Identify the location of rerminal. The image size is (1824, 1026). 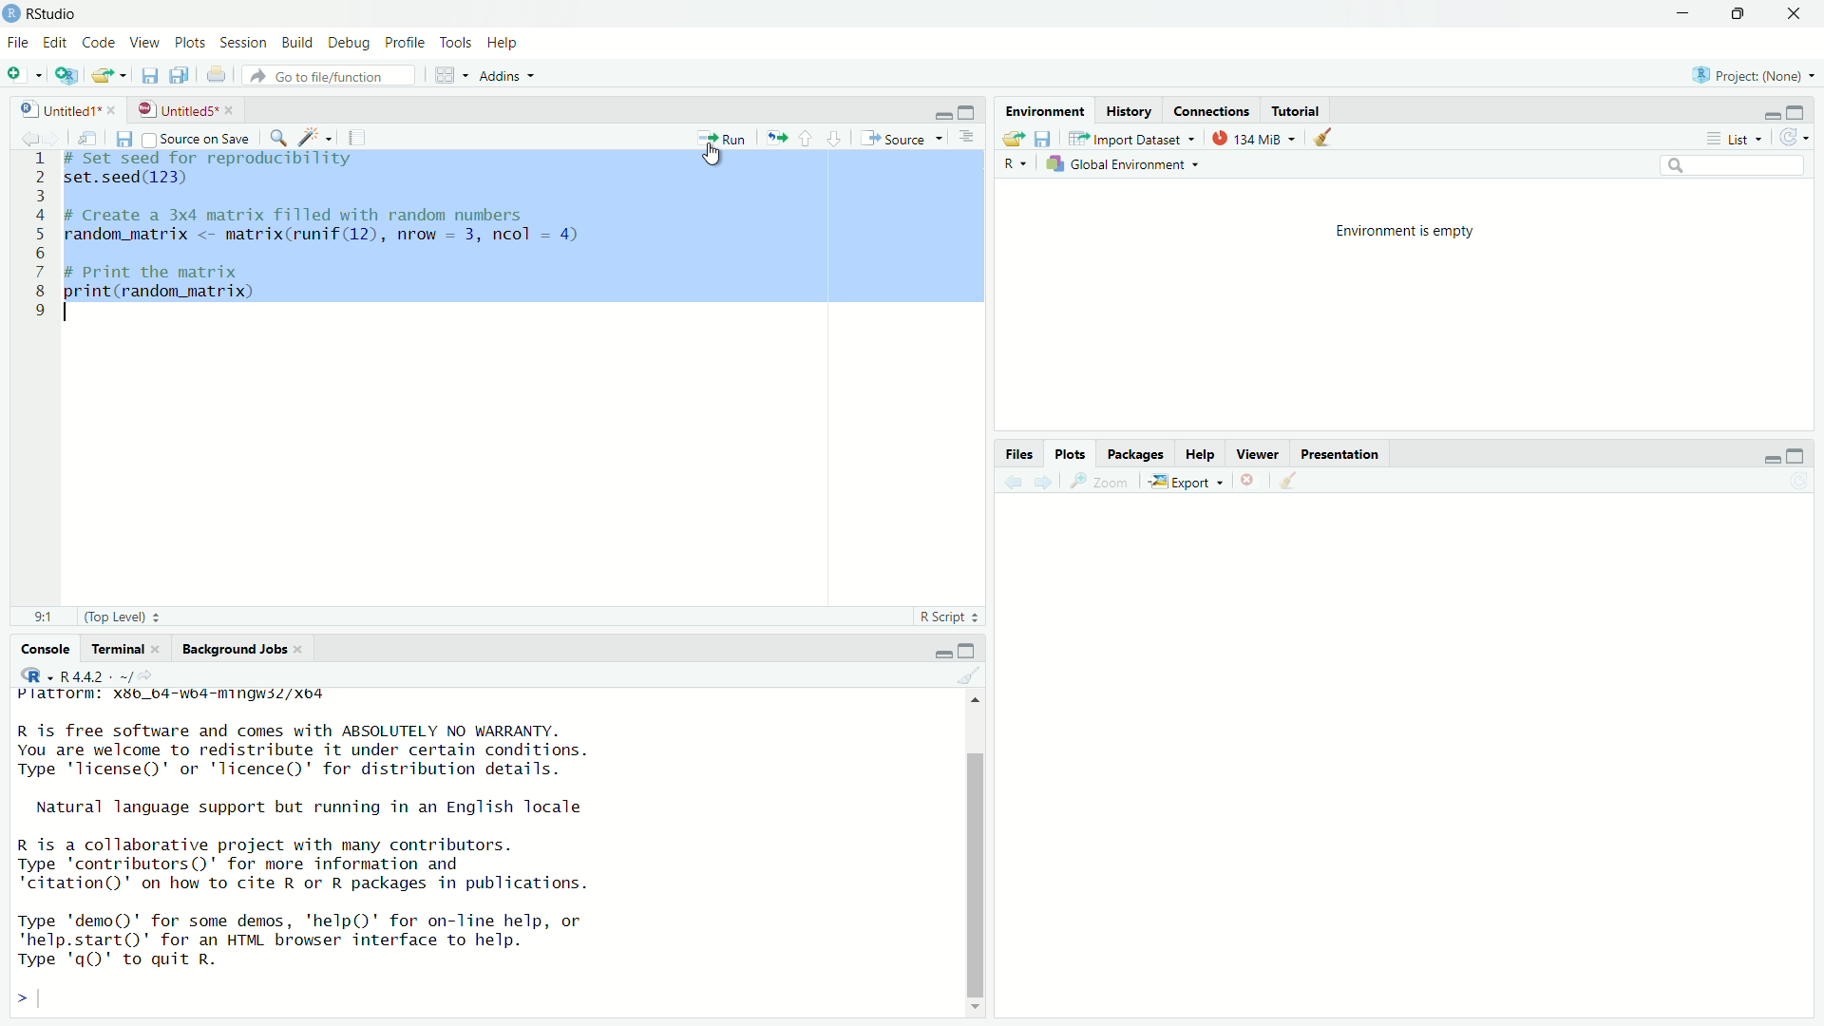
(123, 648).